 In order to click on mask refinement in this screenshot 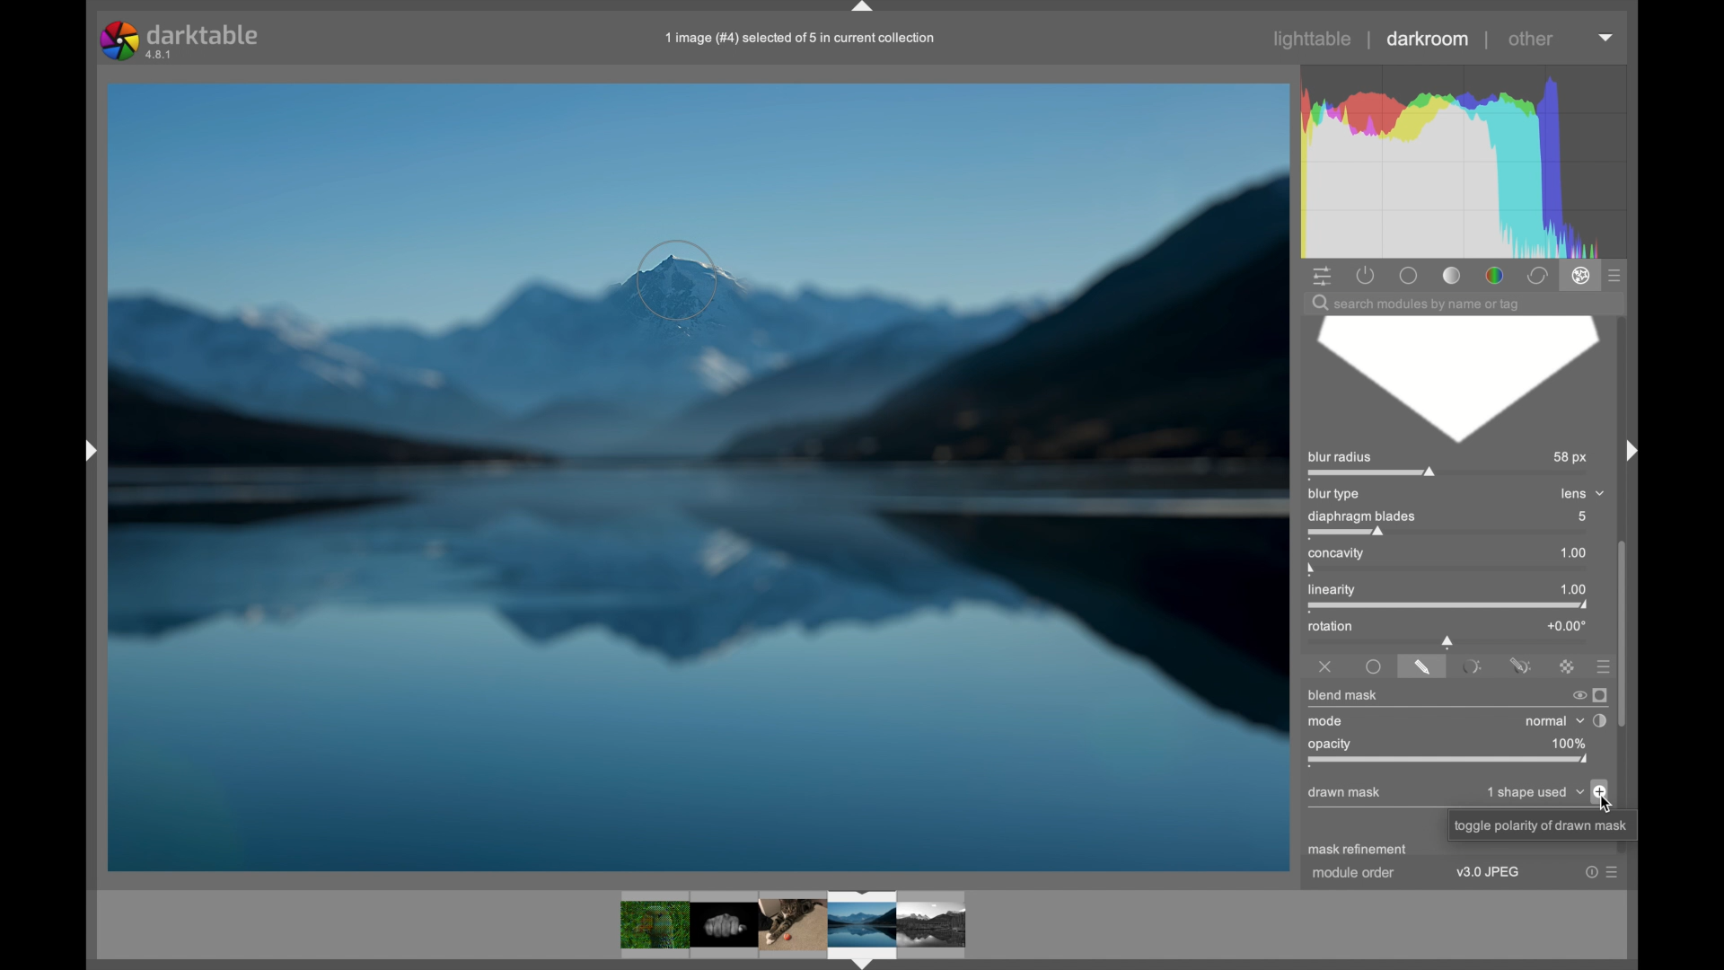, I will do `click(1357, 851)`.